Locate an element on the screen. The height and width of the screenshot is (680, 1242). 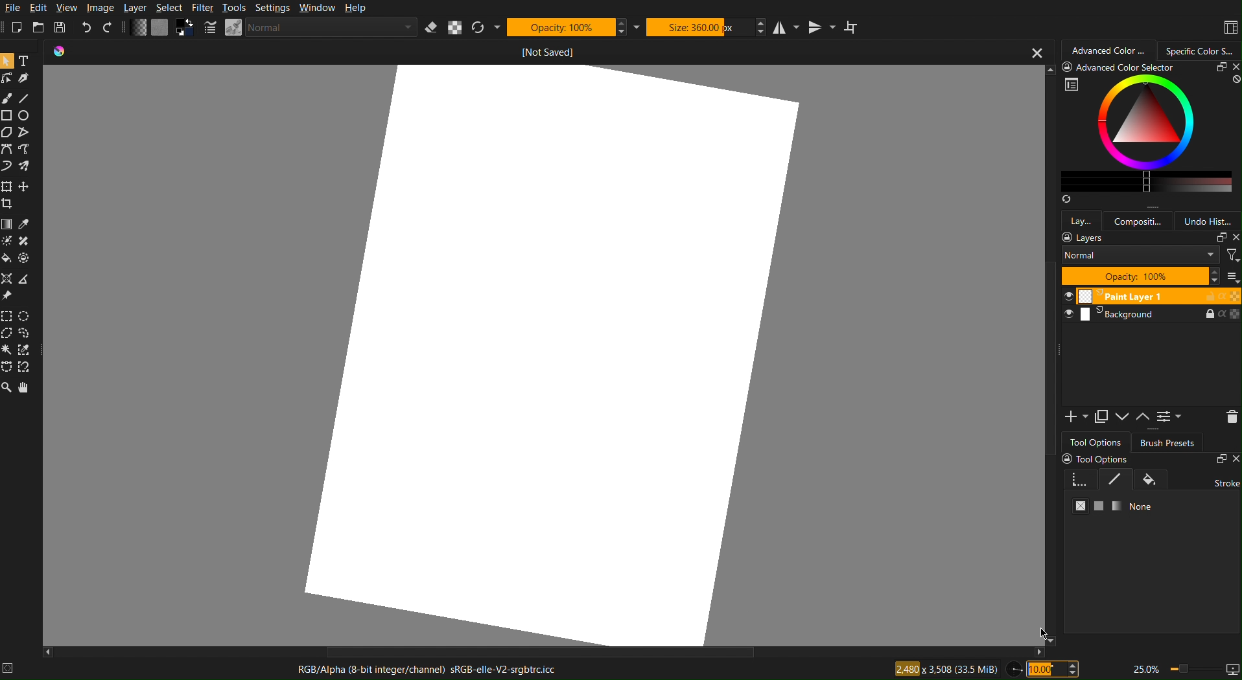
Add Layer is located at coordinates (1076, 417).